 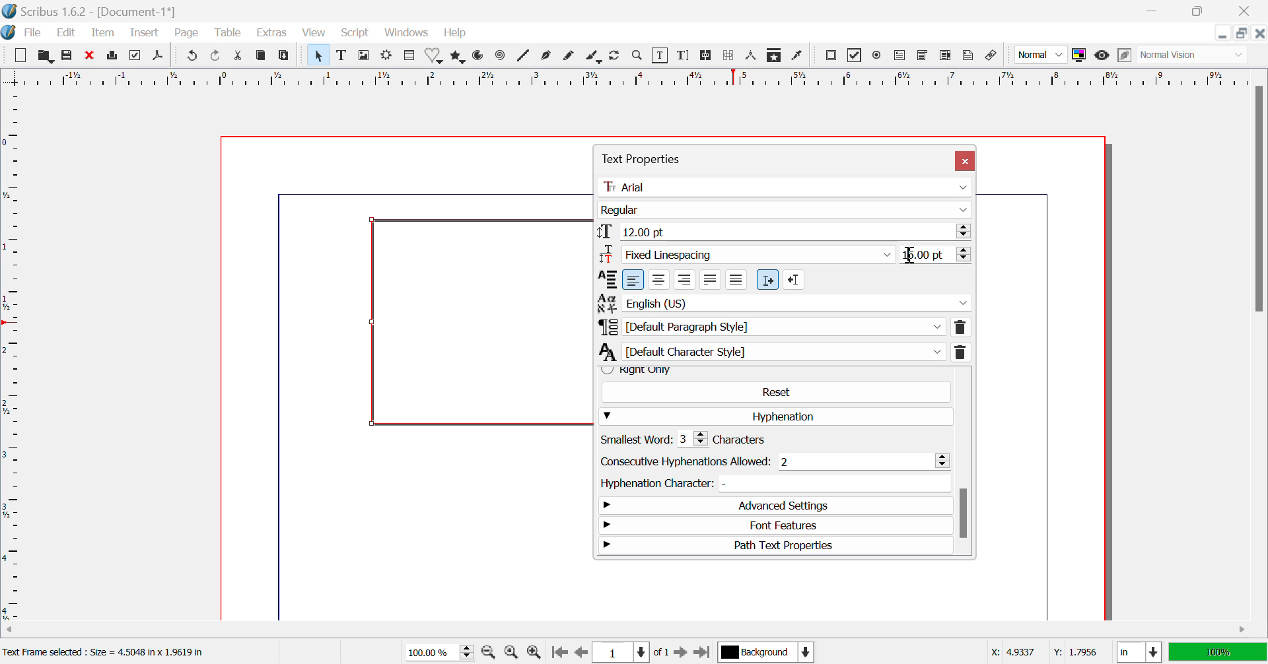 I want to click on Table, so click(x=409, y=56).